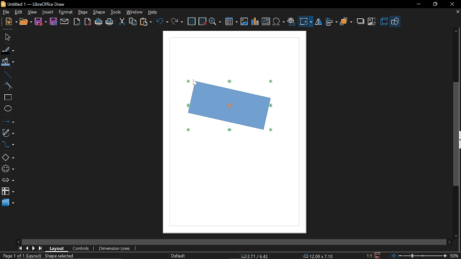  Describe the element at coordinates (457, 31) in the screenshot. I see `Move up` at that location.